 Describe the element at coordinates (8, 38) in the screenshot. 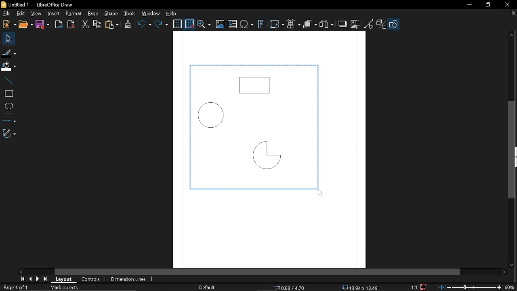

I see `Select` at that location.